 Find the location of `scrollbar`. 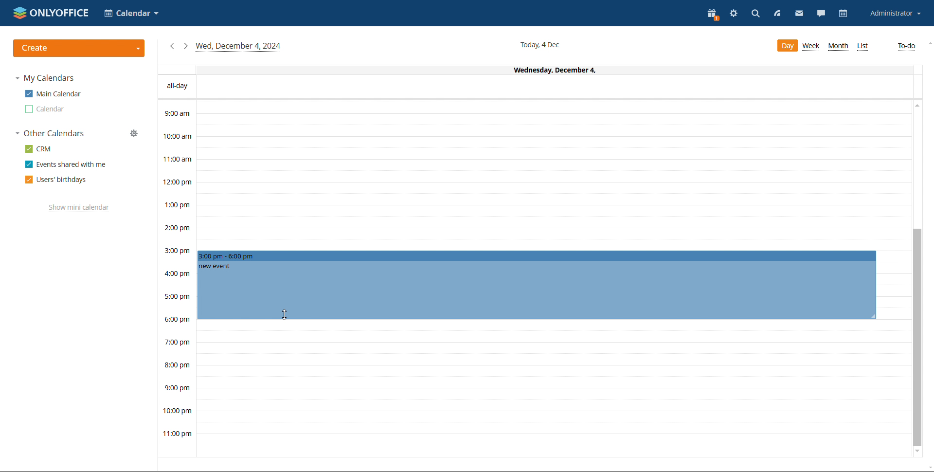

scrollbar is located at coordinates (917, 338).